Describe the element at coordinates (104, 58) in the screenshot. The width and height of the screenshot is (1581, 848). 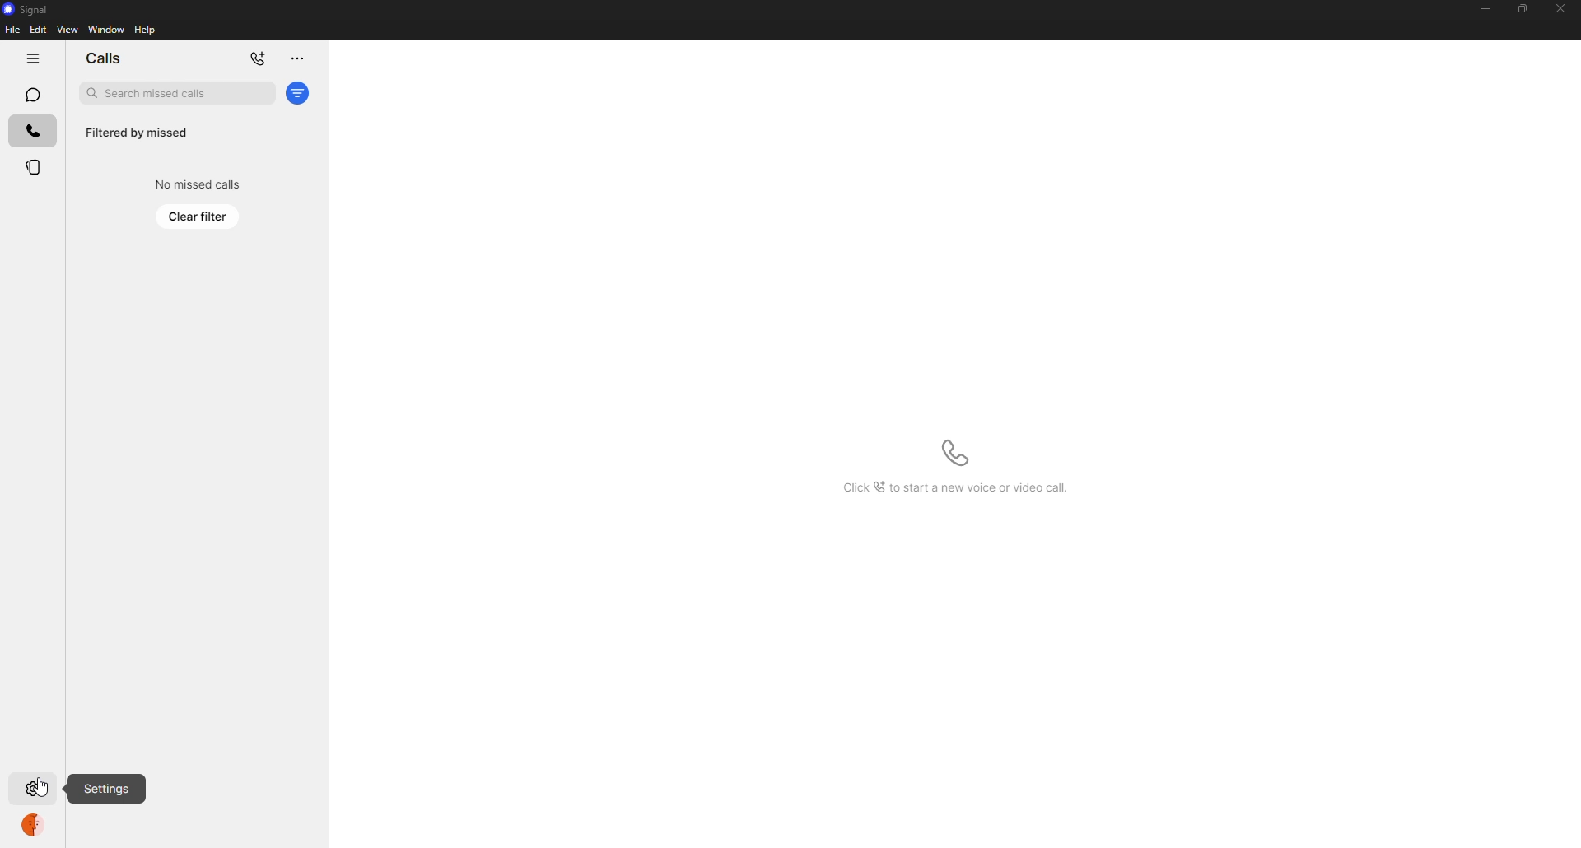
I see `calls` at that location.